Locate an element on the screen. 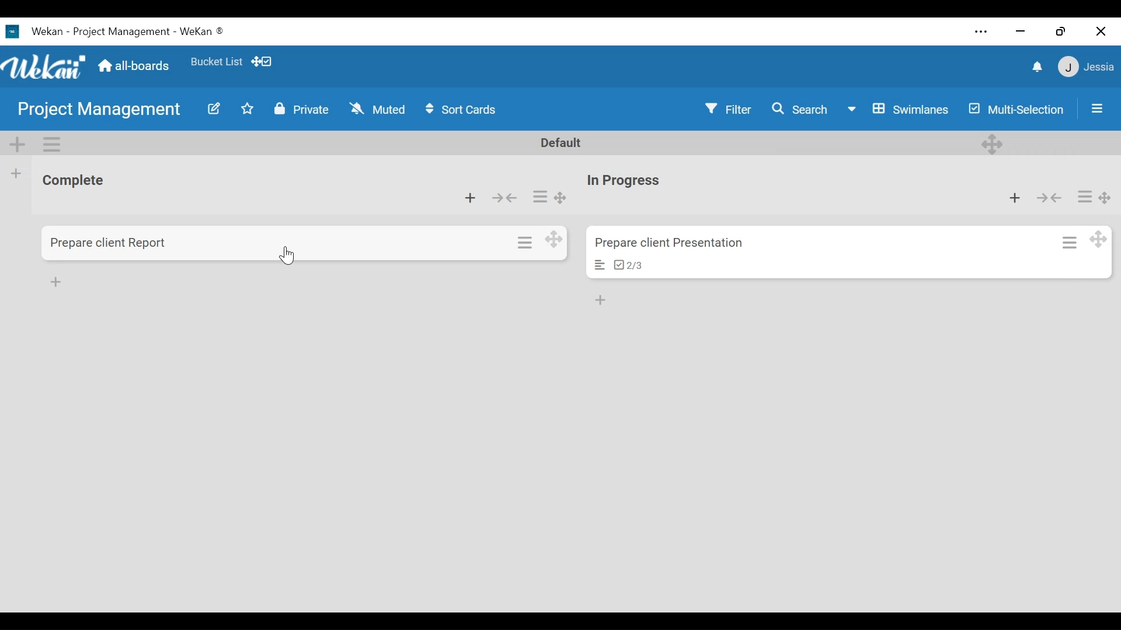 Image resolution: width=1121 pixels, height=630 pixels. Card actions is located at coordinates (526, 242).